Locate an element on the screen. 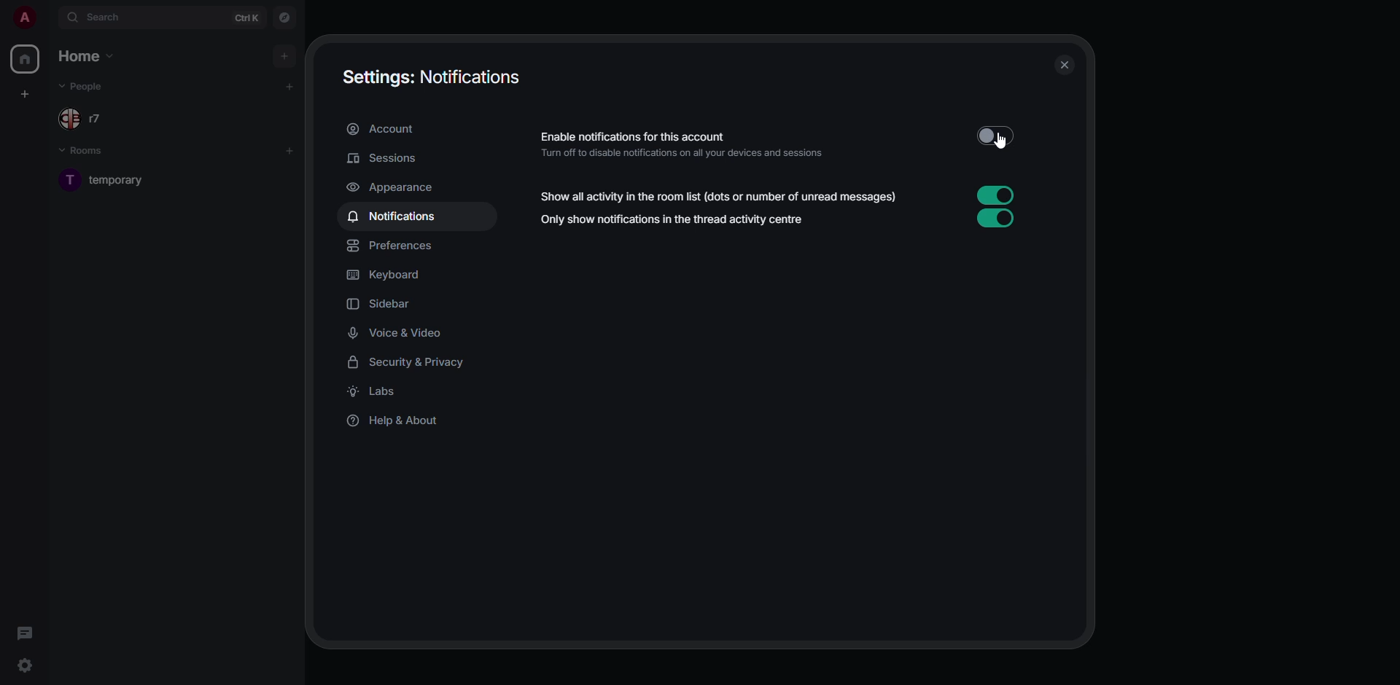  labs is located at coordinates (374, 392).